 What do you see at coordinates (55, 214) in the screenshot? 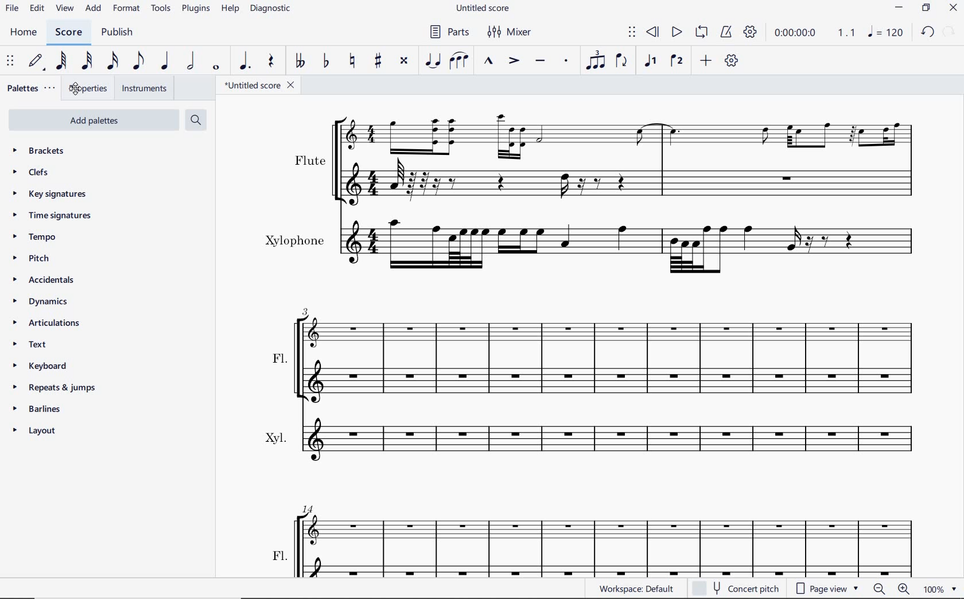
I see `time signatures` at bounding box center [55, 214].